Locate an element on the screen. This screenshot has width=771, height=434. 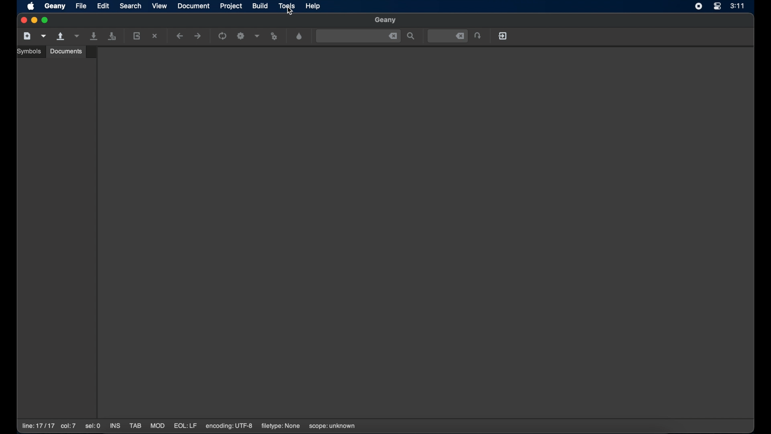
create a new file from template is located at coordinates (44, 36).